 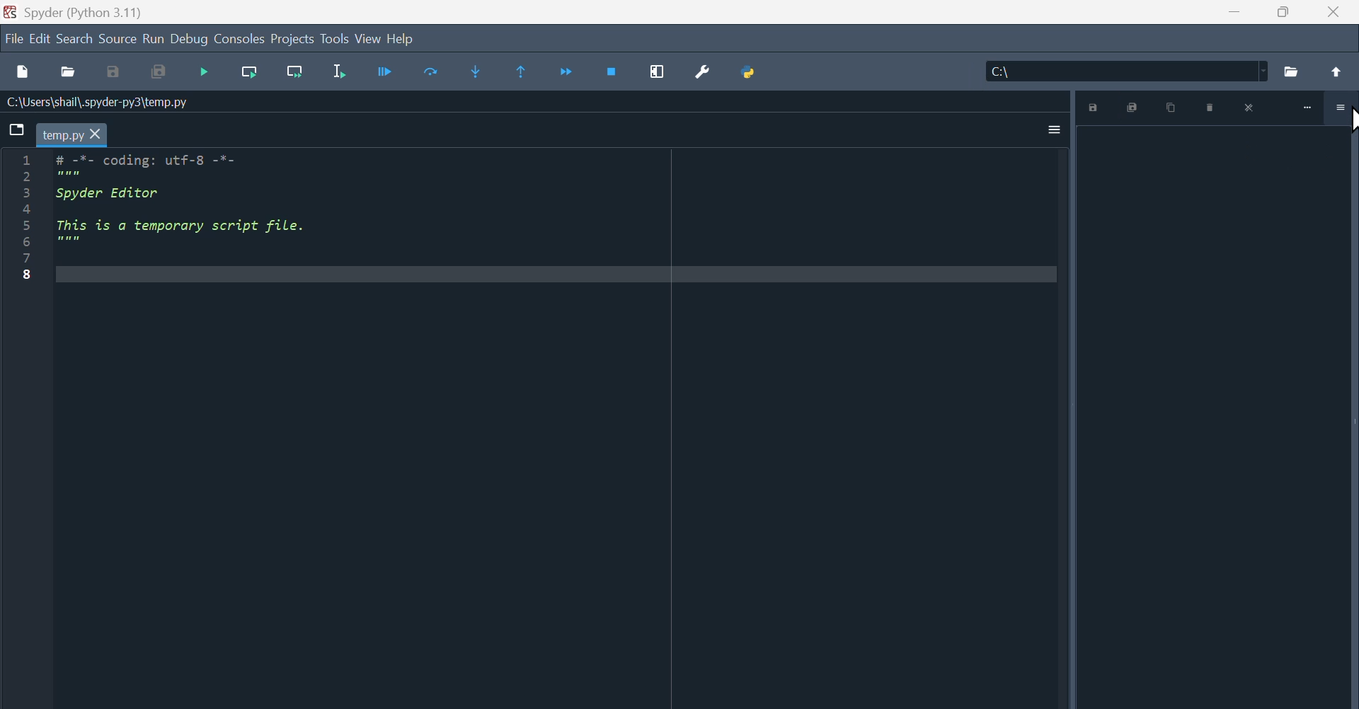 What do you see at coordinates (251, 71) in the screenshot?
I see `run current line of function` at bounding box center [251, 71].